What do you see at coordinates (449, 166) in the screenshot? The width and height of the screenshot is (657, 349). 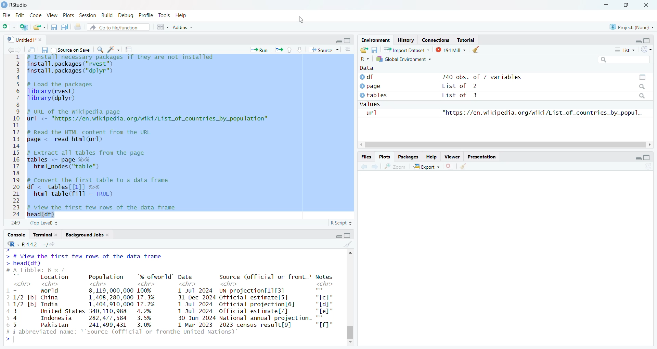 I see `close` at bounding box center [449, 166].